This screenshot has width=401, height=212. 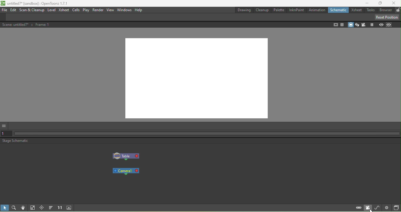 What do you see at coordinates (394, 4) in the screenshot?
I see `Close` at bounding box center [394, 4].